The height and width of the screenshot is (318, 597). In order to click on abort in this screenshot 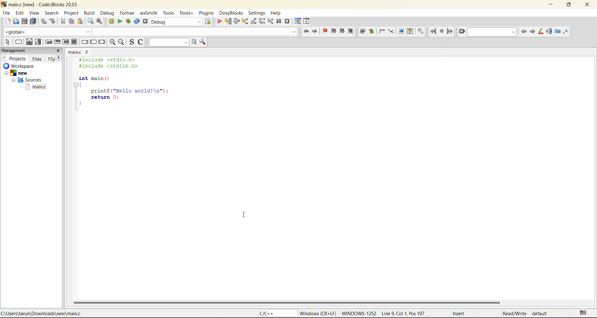, I will do `click(146, 21)`.